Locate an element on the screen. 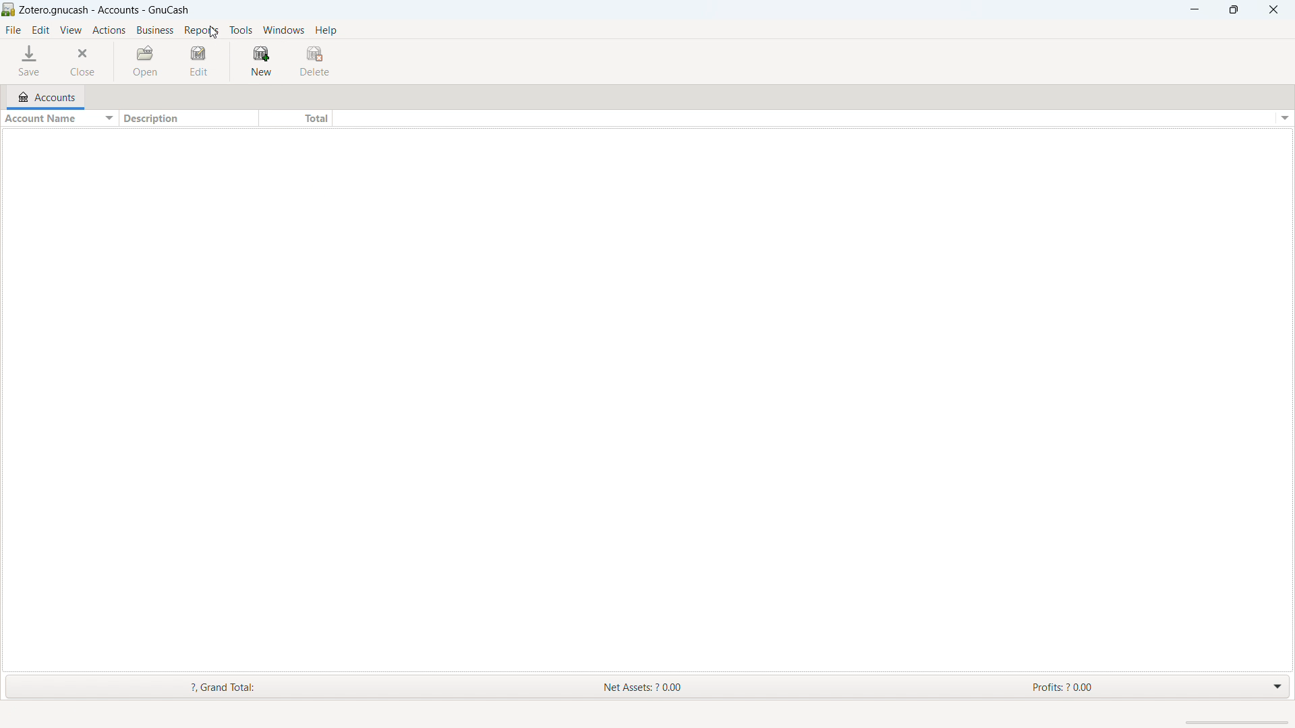 The height and width of the screenshot is (728, 1295). actions is located at coordinates (109, 30).